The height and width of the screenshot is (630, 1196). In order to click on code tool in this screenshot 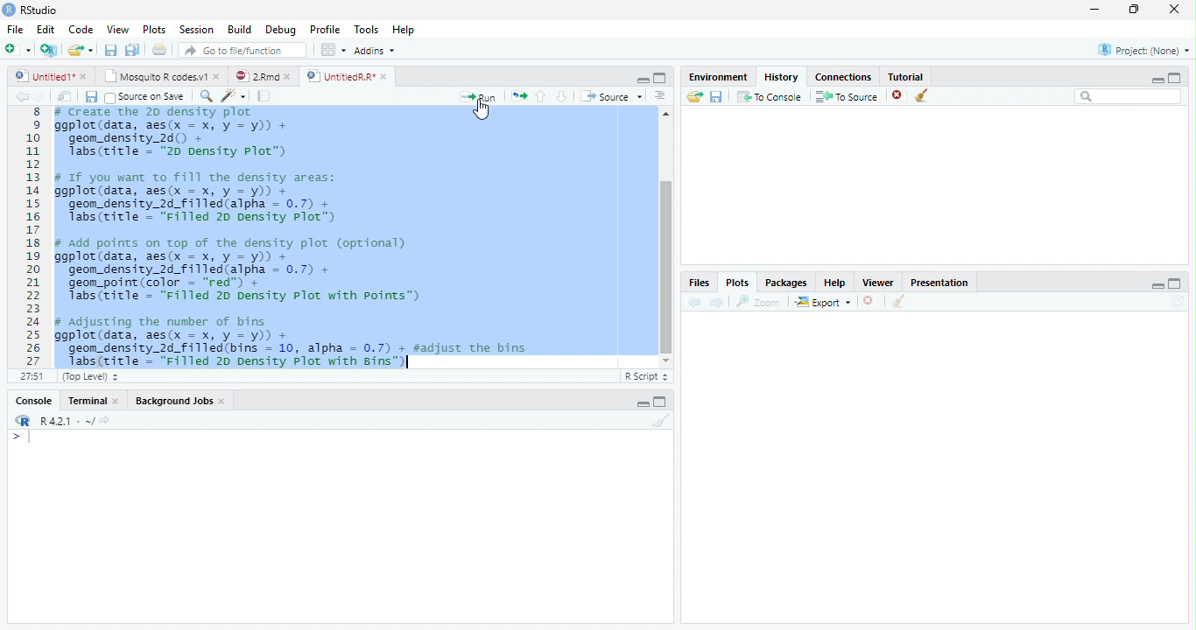, I will do `click(233, 96)`.